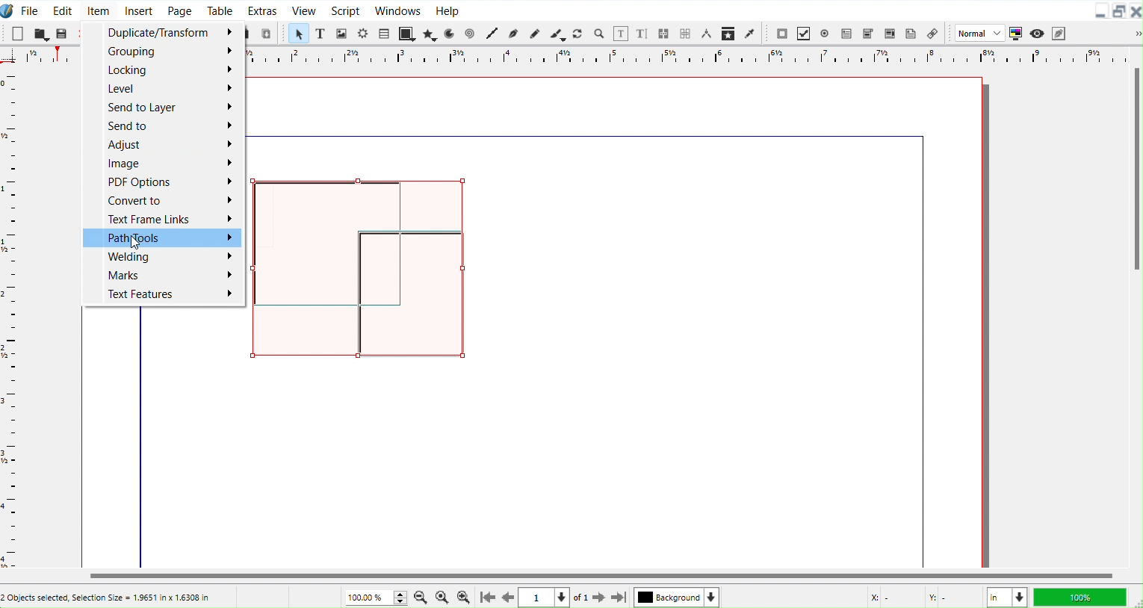 This screenshot has height=608, width=1143. I want to click on Poligon selected : Size = 1.3755 in x 1.1558 in’, so click(106, 597).